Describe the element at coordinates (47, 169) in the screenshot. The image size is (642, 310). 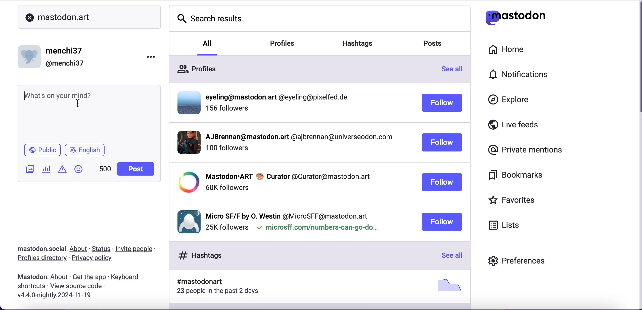
I see `add poll` at that location.